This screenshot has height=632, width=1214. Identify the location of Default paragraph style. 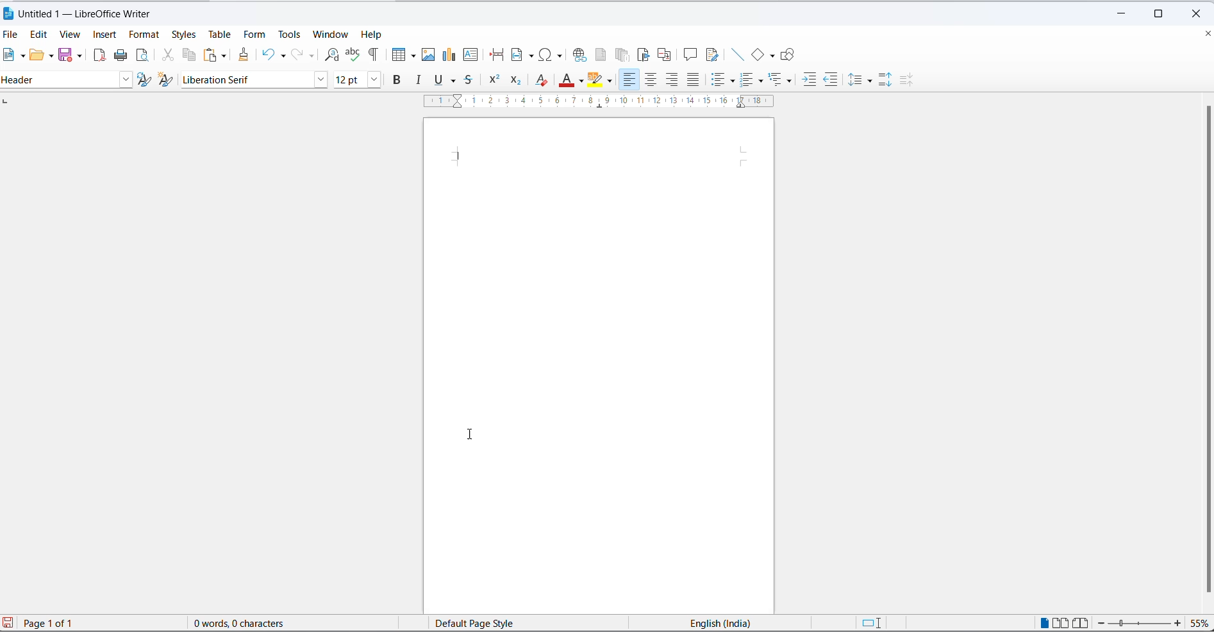
(61, 79).